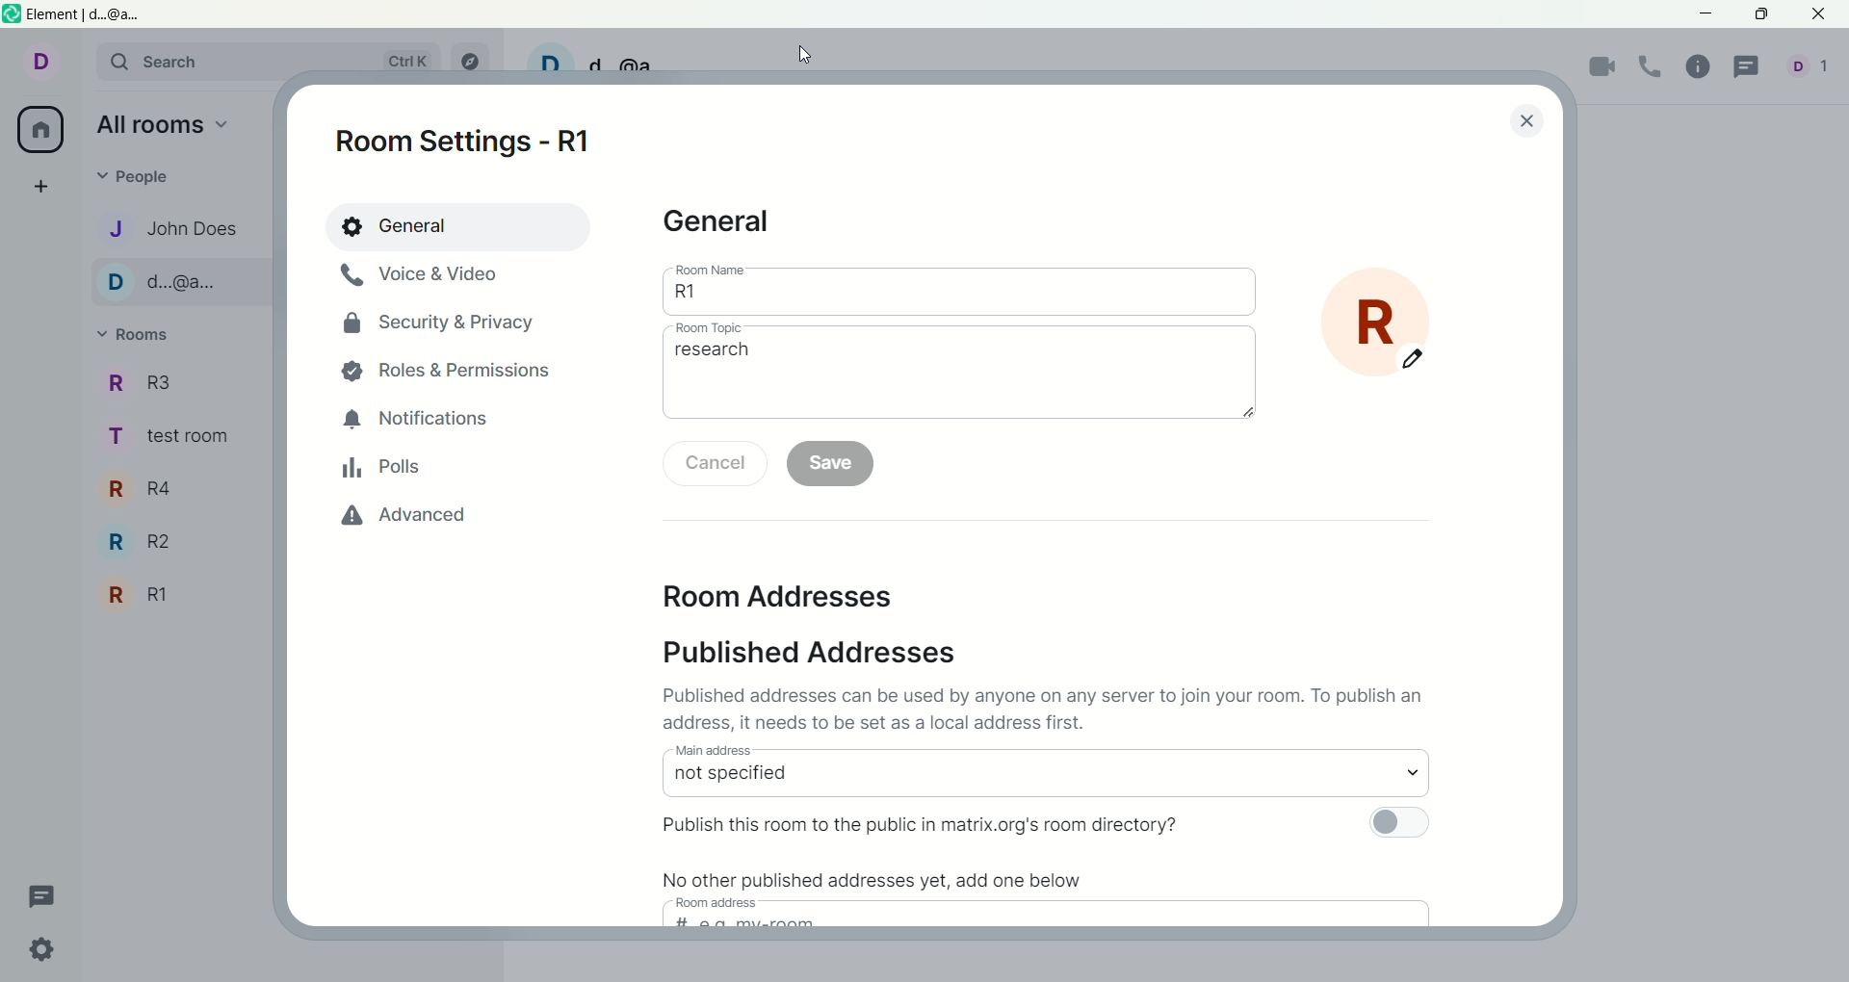 The height and width of the screenshot is (982, 1849). What do you see at coordinates (145, 541) in the screenshot?
I see `r r2` at bounding box center [145, 541].